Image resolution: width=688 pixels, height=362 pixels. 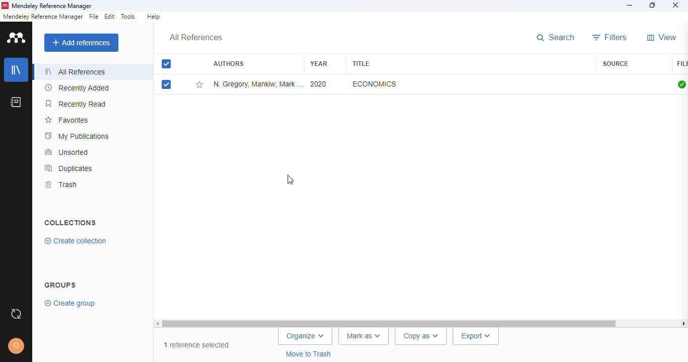 I want to click on view, so click(x=662, y=37).